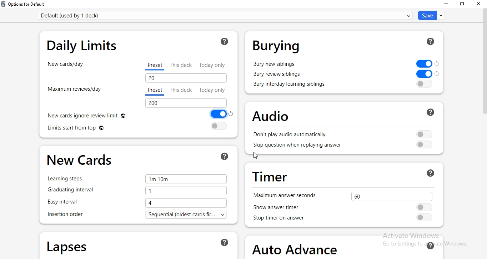 The image size is (487, 259). What do you see at coordinates (183, 65) in the screenshot?
I see `this deck` at bounding box center [183, 65].